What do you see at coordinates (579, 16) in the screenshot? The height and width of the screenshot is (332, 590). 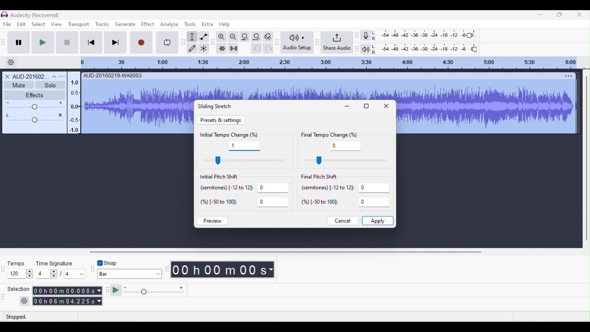 I see `close` at bounding box center [579, 16].